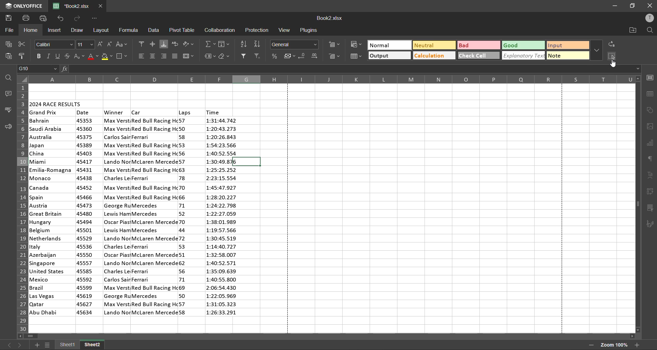 Image resolution: width=657 pixels, height=350 pixels. What do you see at coordinates (612, 58) in the screenshot?
I see `select cells` at bounding box center [612, 58].